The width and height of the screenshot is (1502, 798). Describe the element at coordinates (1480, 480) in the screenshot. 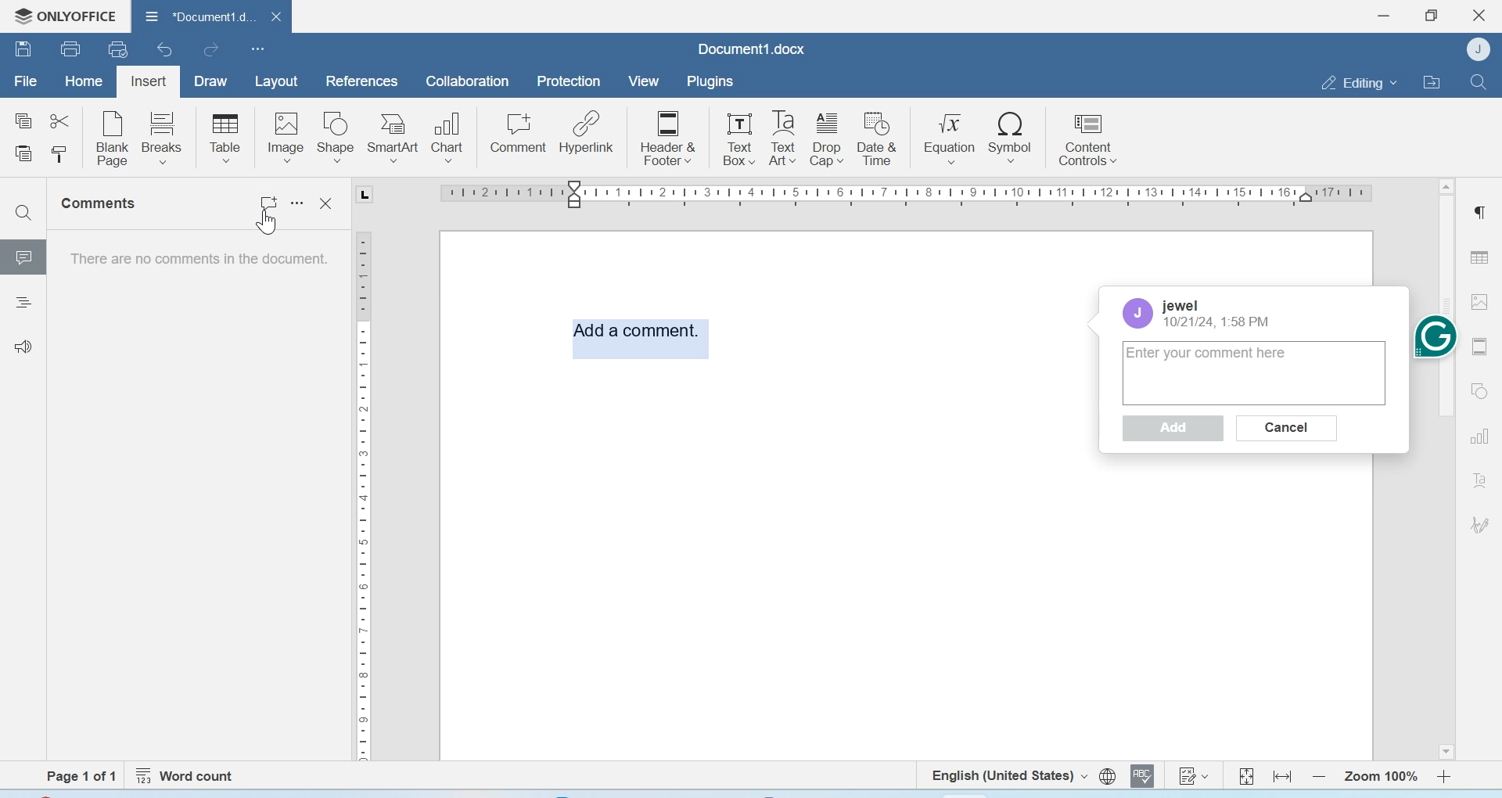

I see `Text` at that location.